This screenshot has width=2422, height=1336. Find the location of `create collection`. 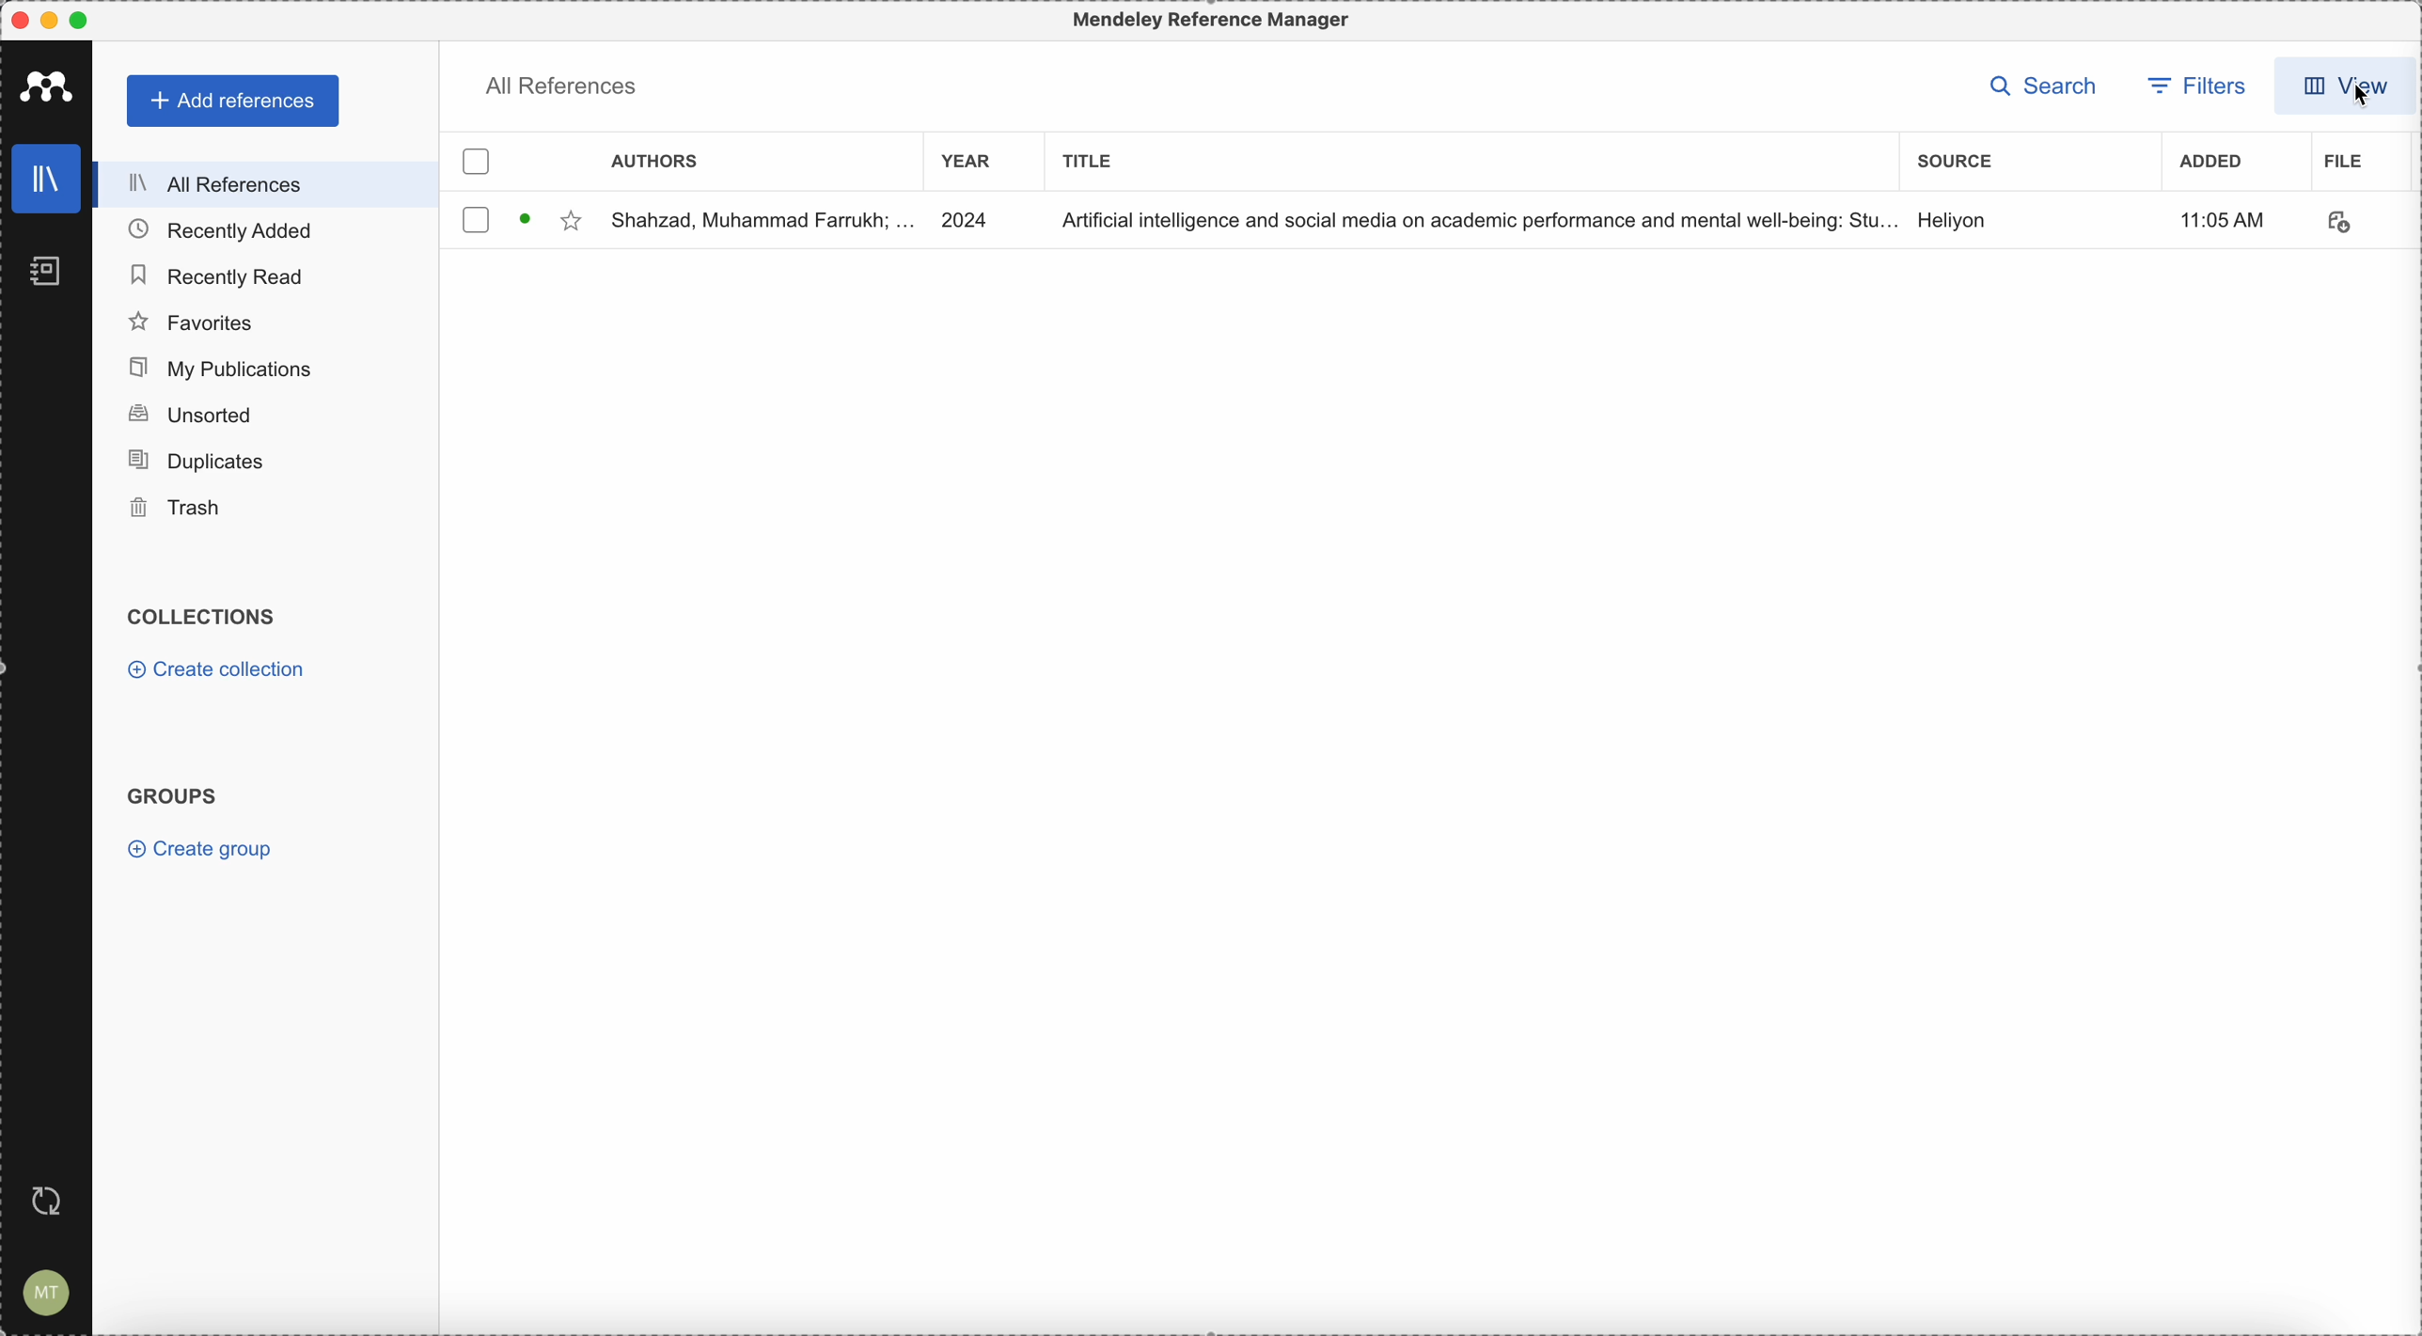

create collection is located at coordinates (221, 670).